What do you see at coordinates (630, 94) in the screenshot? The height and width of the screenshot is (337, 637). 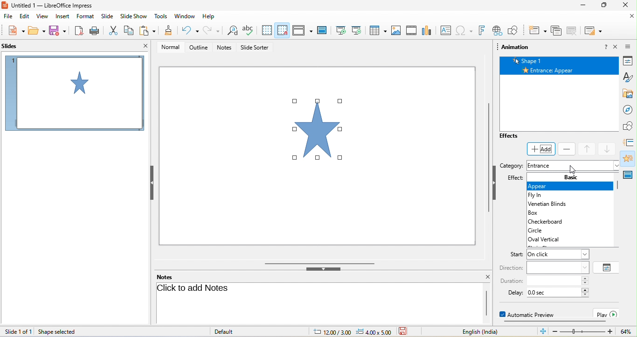 I see `gallery` at bounding box center [630, 94].